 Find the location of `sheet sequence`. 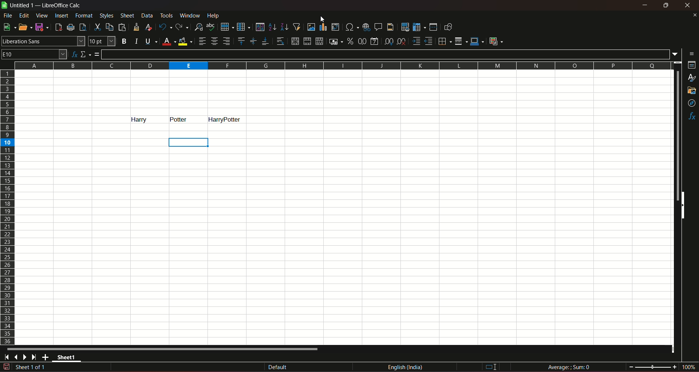

sheet sequence is located at coordinates (31, 368).